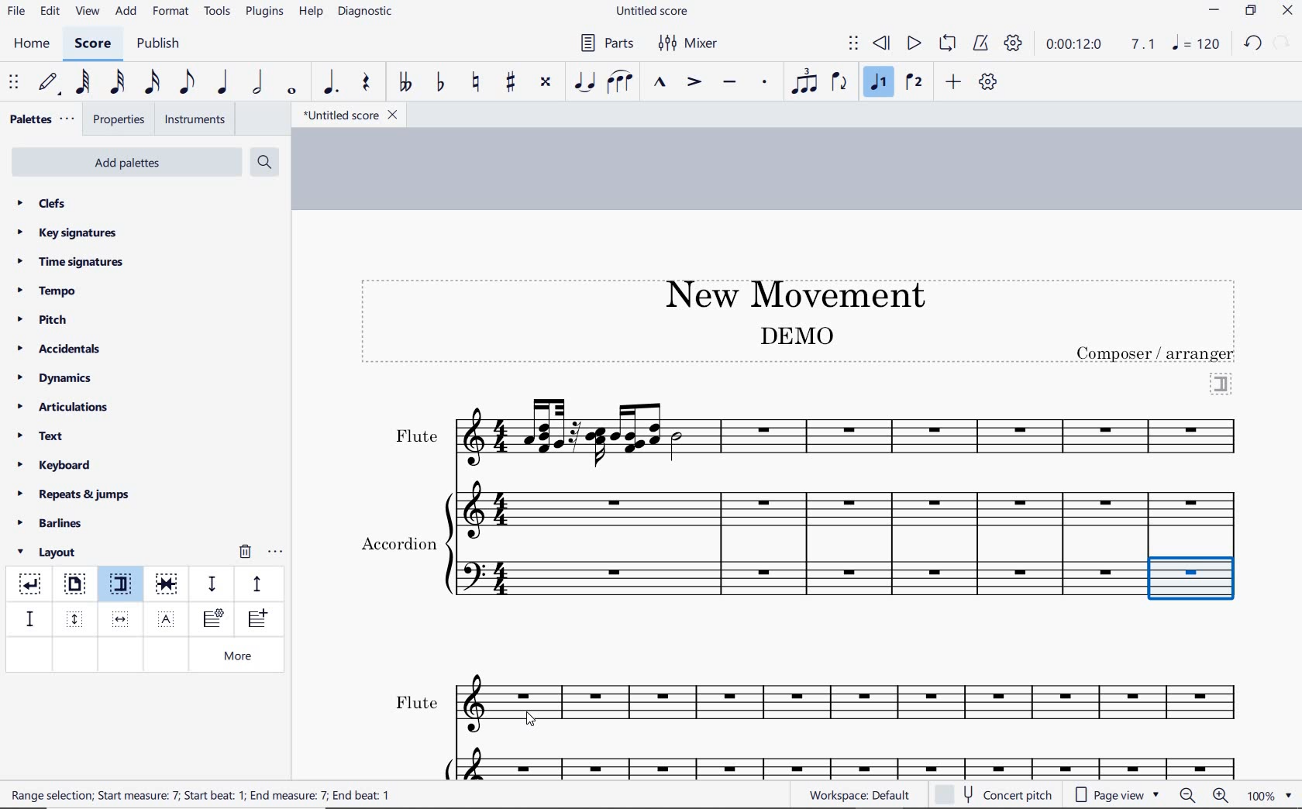  What do you see at coordinates (245, 553) in the screenshot?
I see `remove layout` at bounding box center [245, 553].